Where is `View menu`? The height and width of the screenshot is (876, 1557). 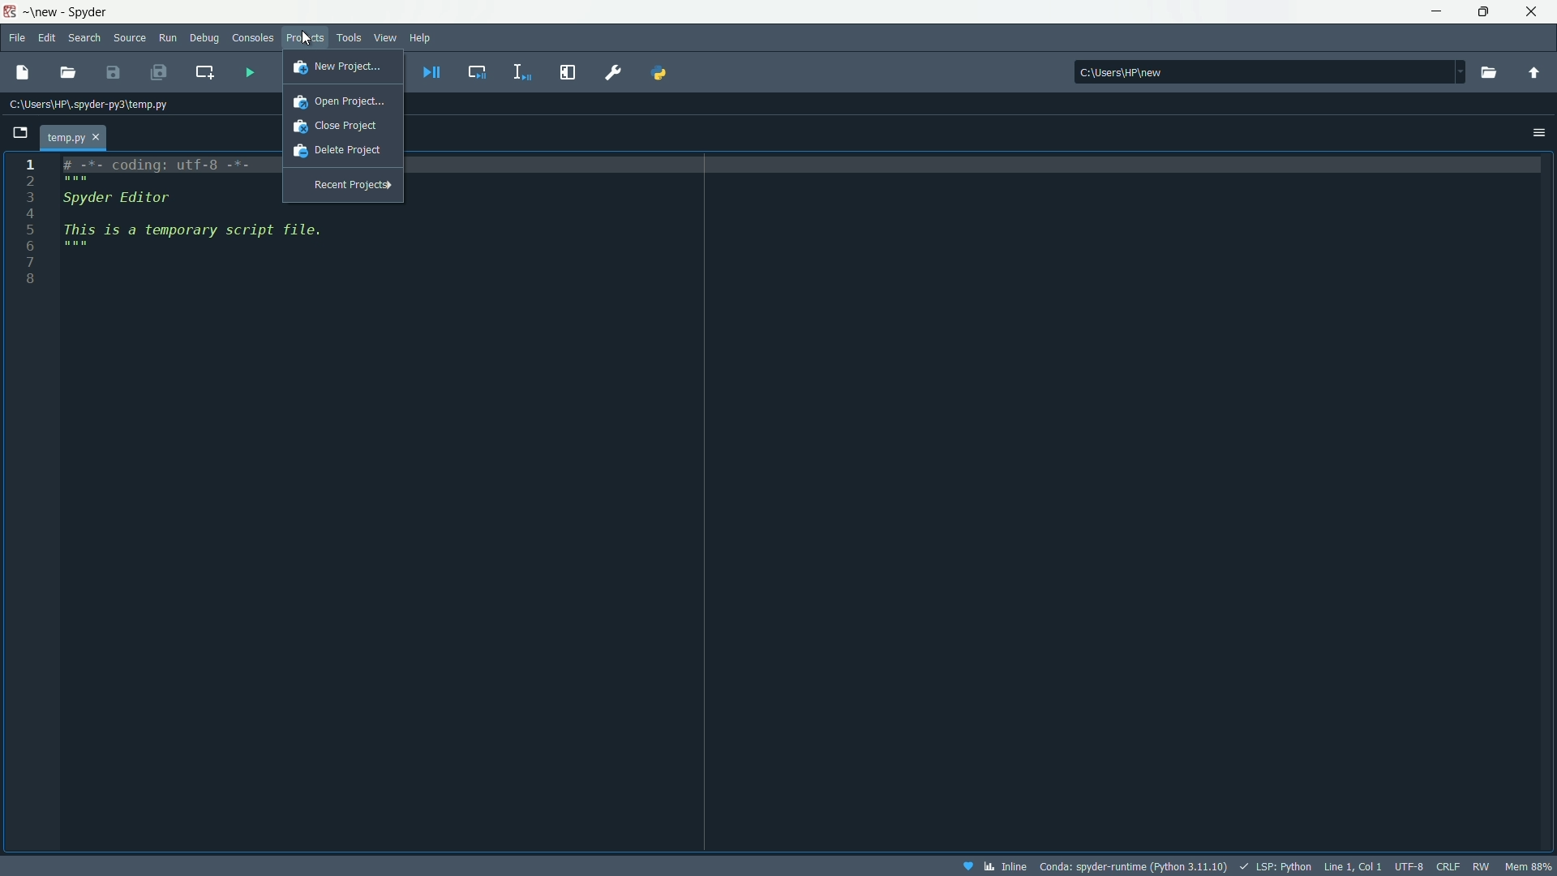 View menu is located at coordinates (386, 40).